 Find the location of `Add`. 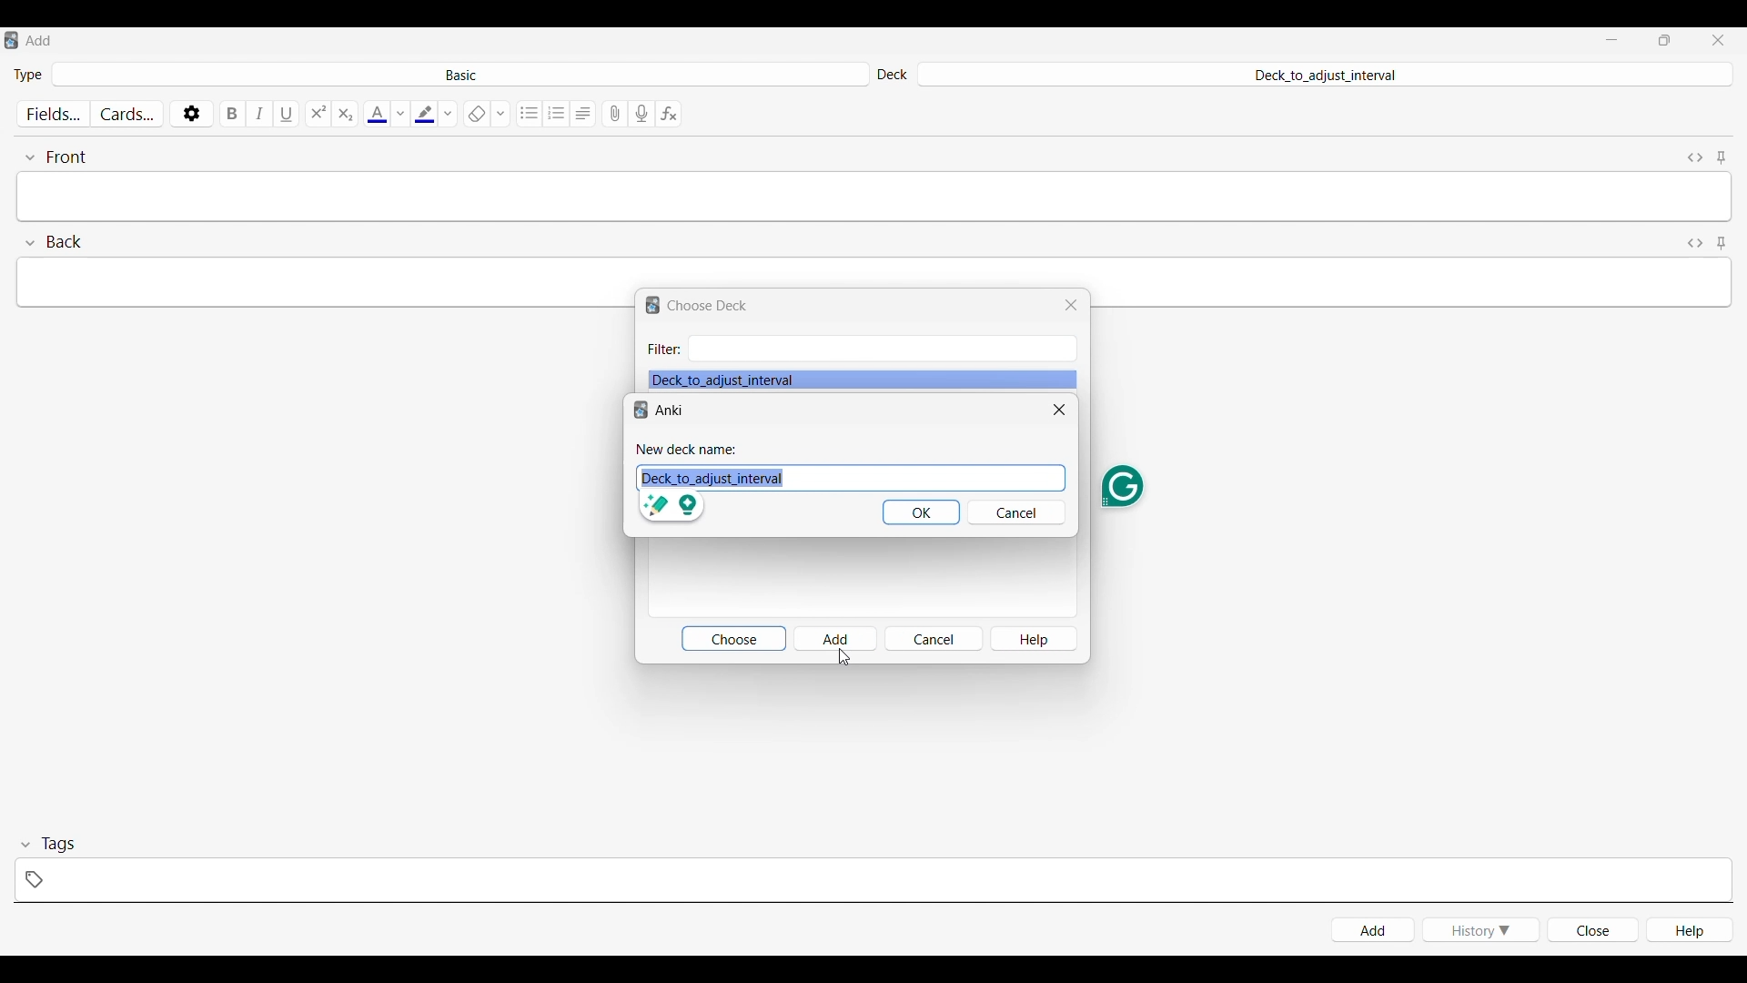

Add is located at coordinates (836, 638).